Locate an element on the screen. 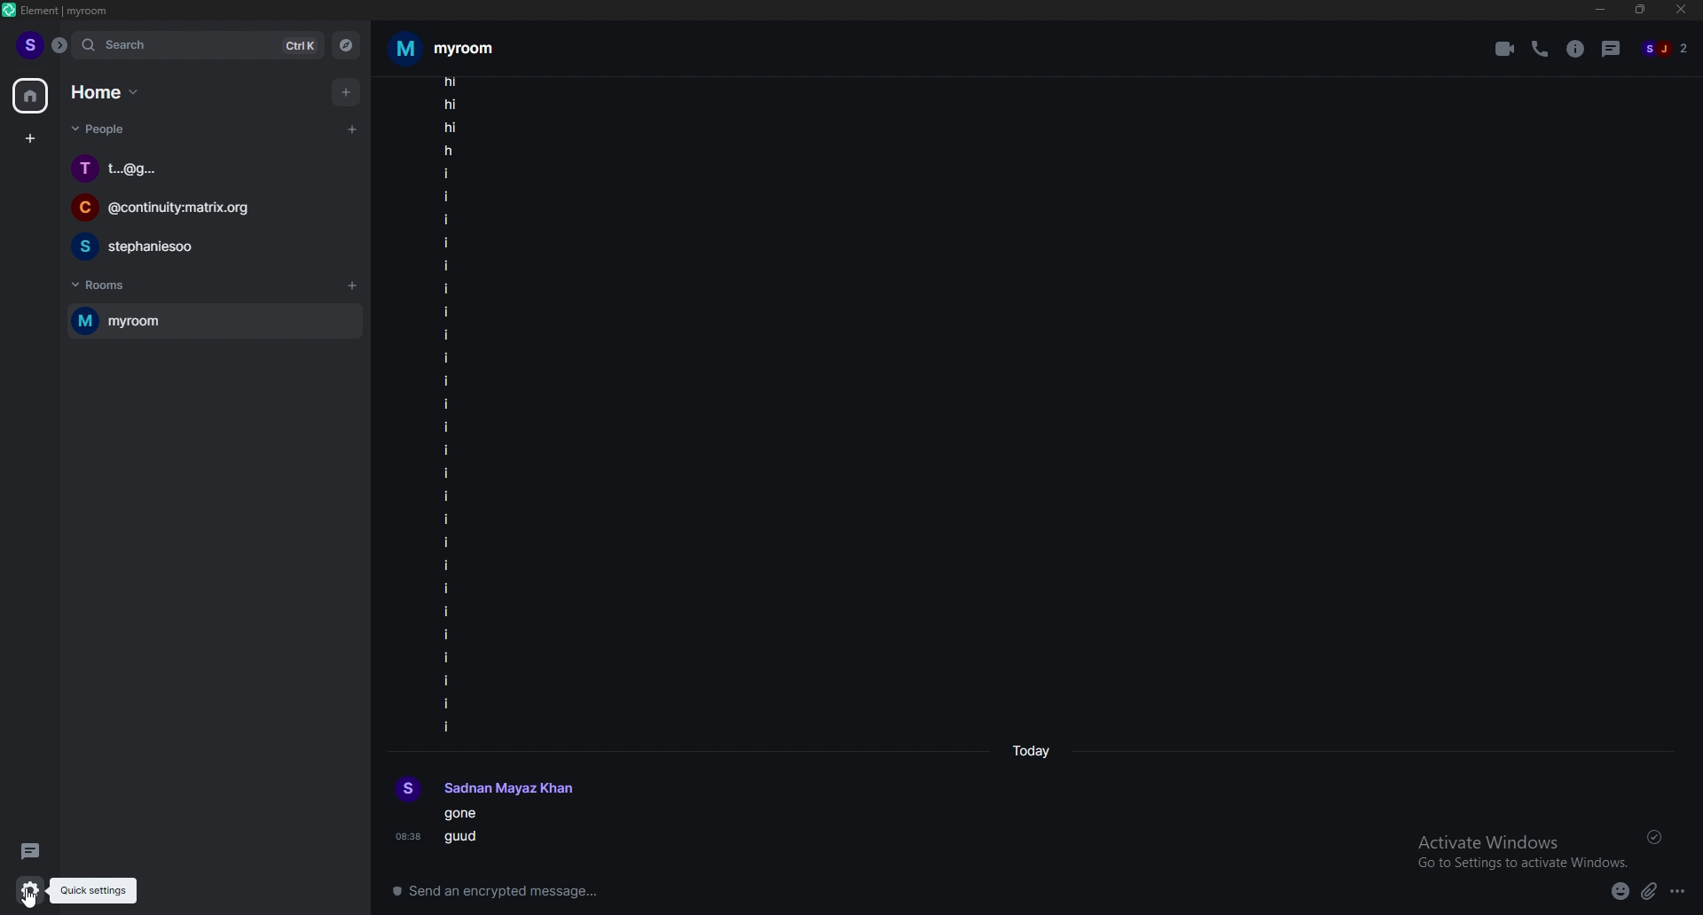  delivered is located at coordinates (1655, 838).